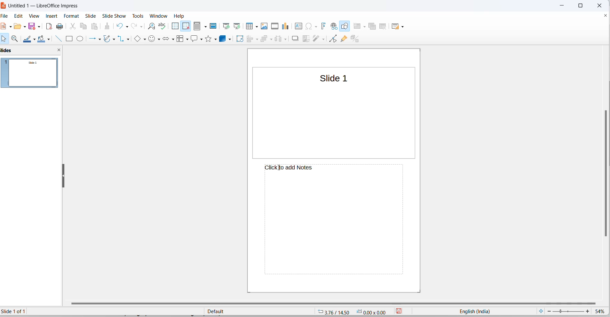 Image resolution: width=610 pixels, height=317 pixels. What do you see at coordinates (309, 26) in the screenshot?
I see `insert special characters` at bounding box center [309, 26].